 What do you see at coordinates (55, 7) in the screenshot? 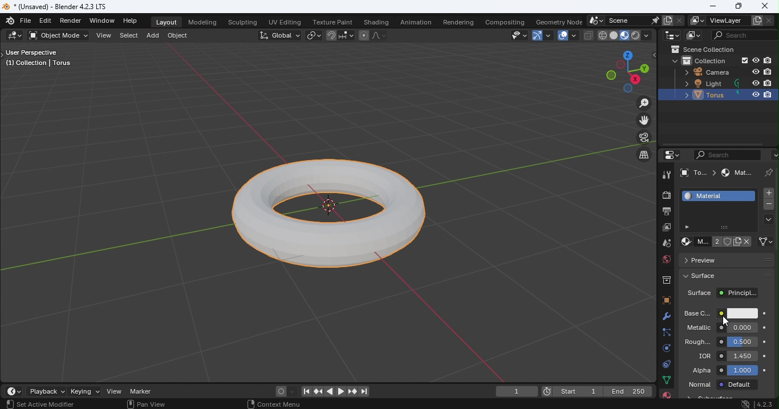
I see `*(Unsaved) - Blender 4.2.3 LTS` at bounding box center [55, 7].